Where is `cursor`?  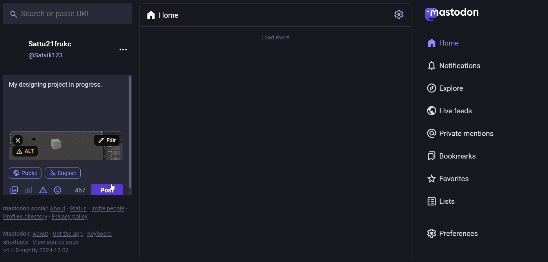 cursor is located at coordinates (115, 186).